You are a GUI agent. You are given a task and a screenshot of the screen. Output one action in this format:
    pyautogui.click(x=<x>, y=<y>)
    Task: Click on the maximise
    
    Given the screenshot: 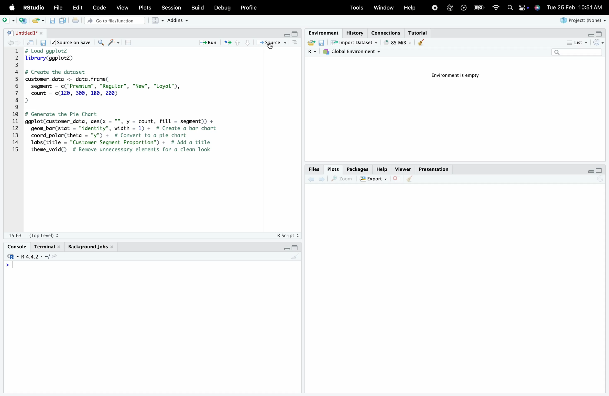 What is the action you would take?
    pyautogui.click(x=600, y=35)
    